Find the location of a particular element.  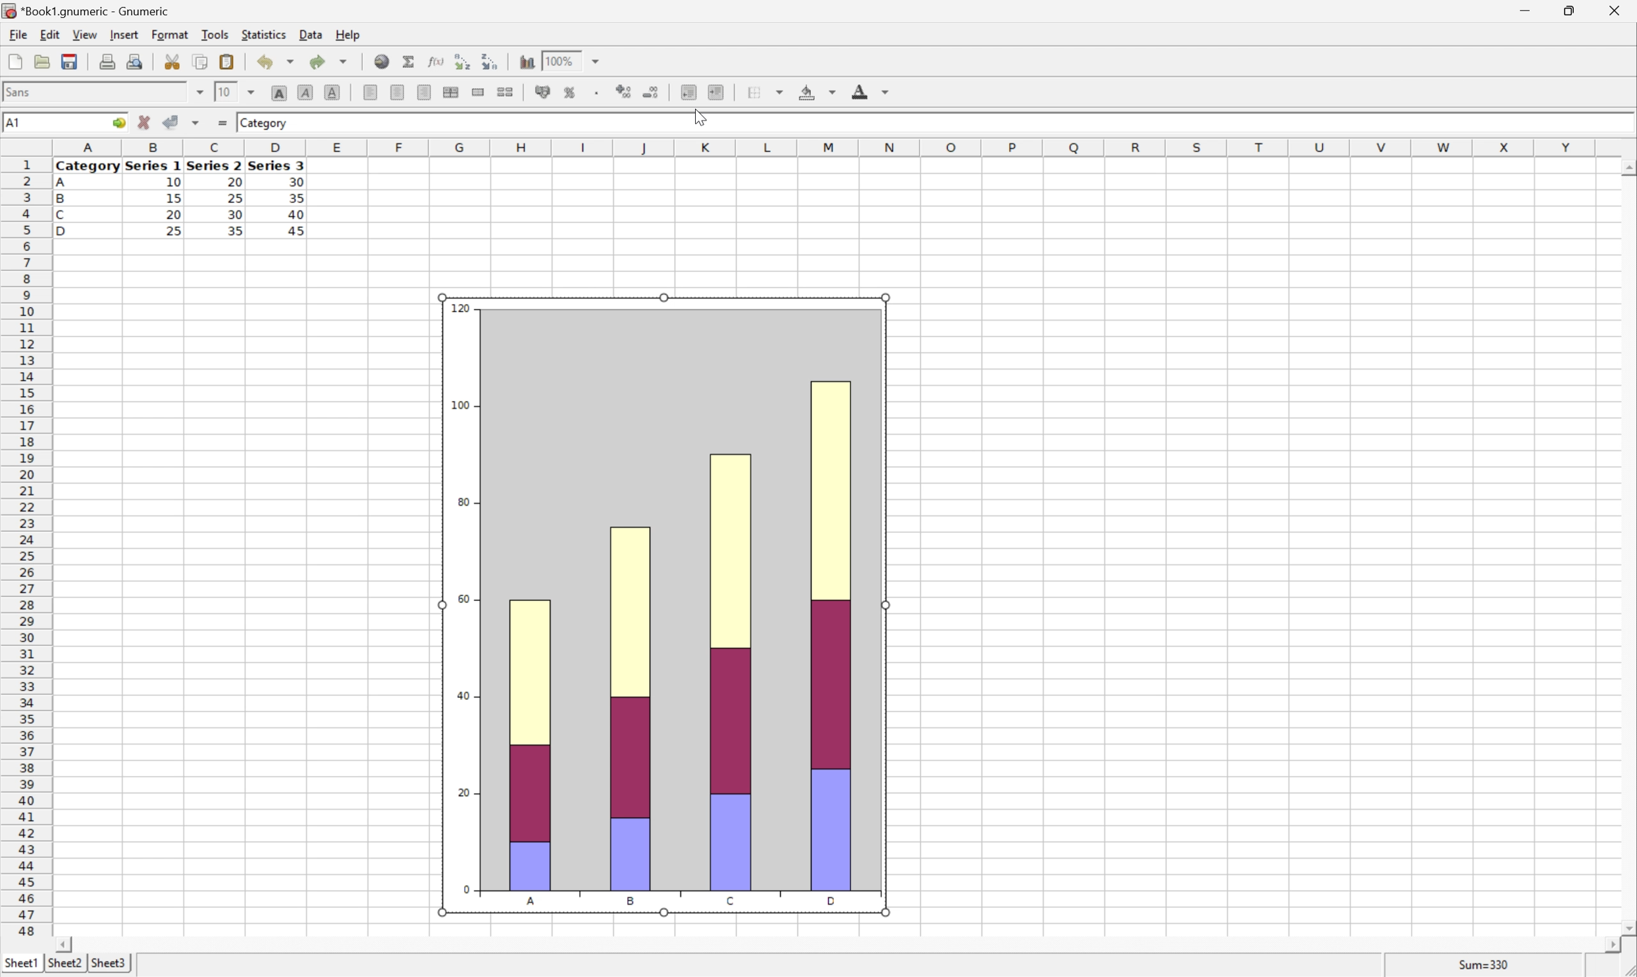

Scroll Right is located at coordinates (1607, 946).